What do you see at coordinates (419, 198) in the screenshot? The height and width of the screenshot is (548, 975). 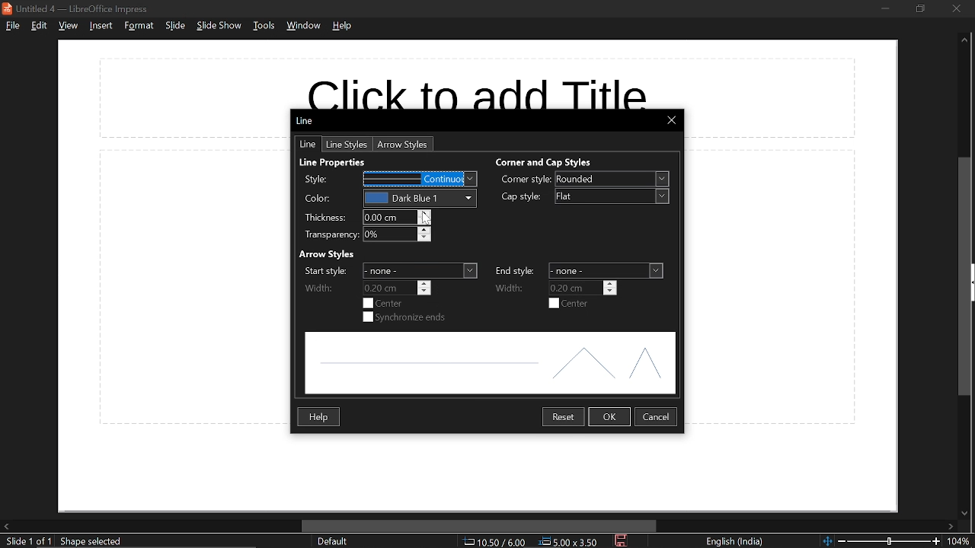 I see `color` at bounding box center [419, 198].